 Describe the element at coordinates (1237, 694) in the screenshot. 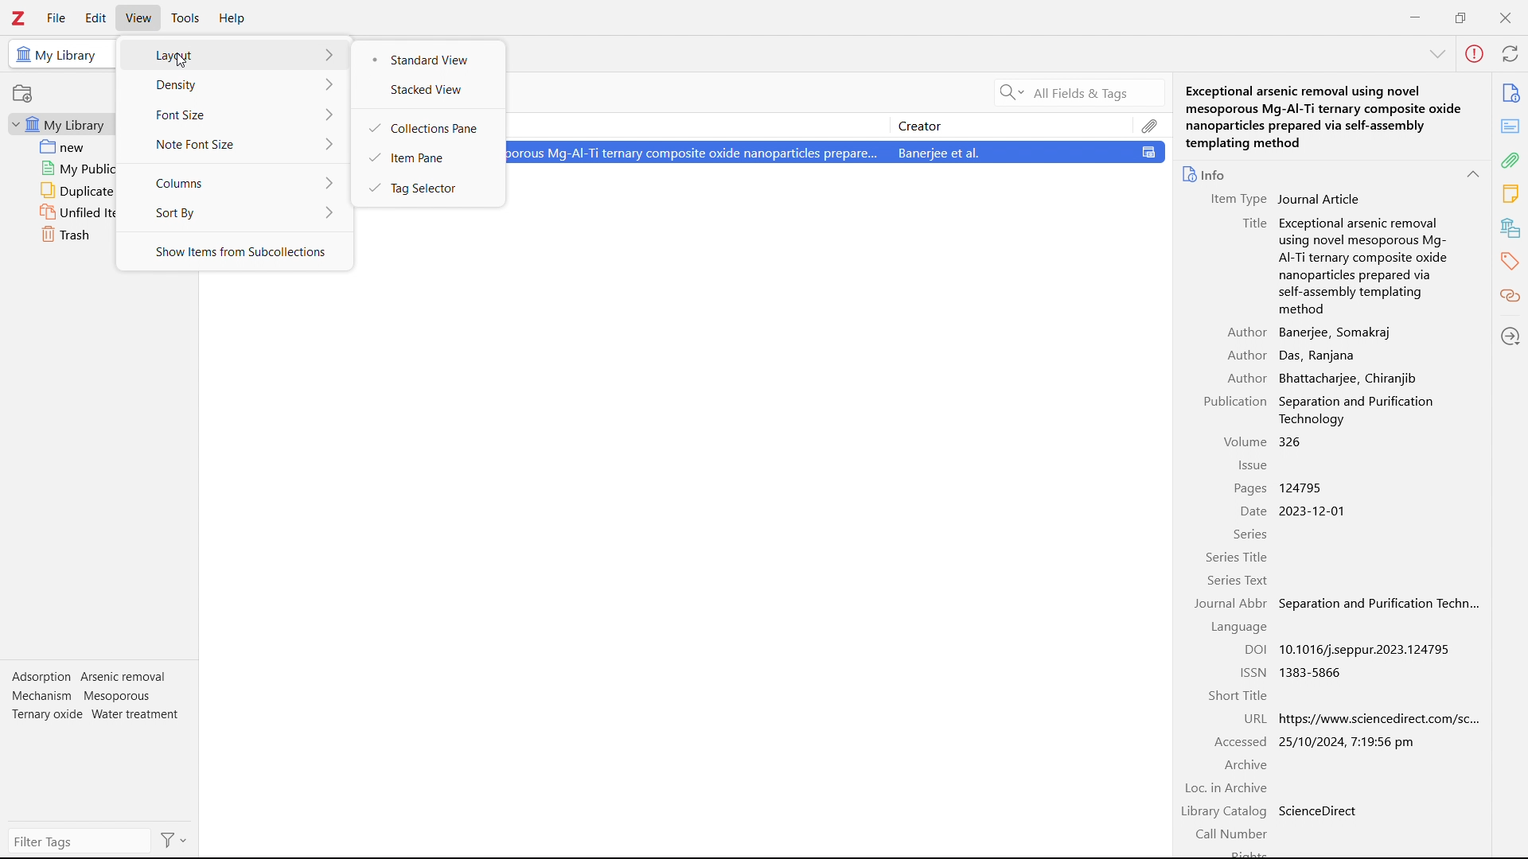

I see `Short Title` at that location.